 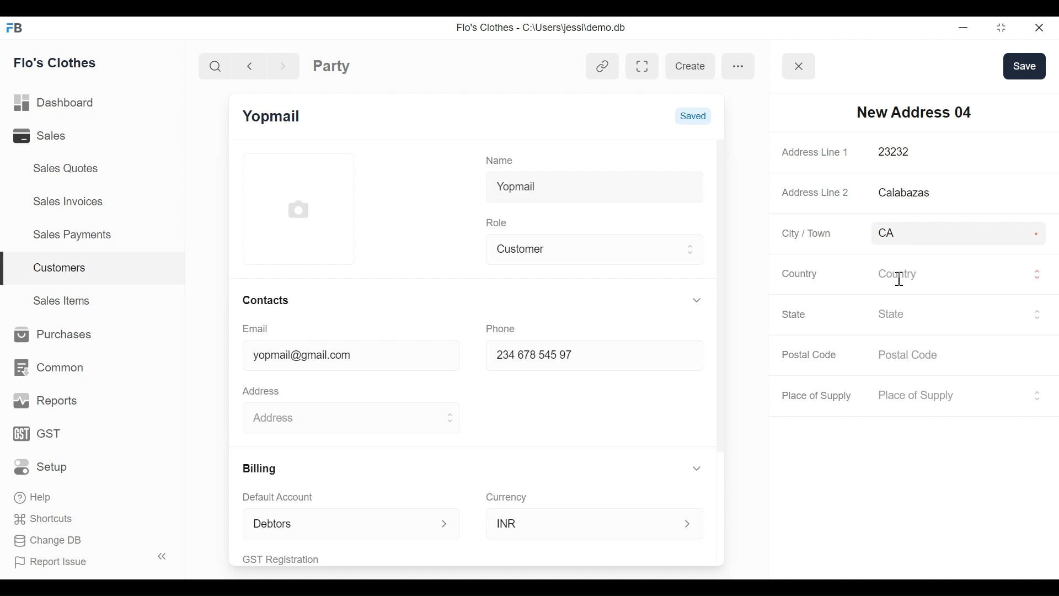 I want to click on Postal Code, so click(x=915, y=355).